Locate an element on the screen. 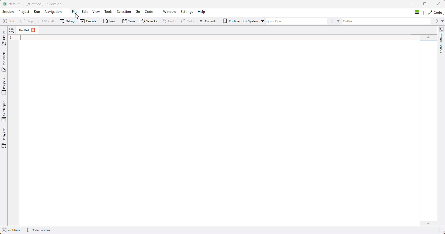 Image resolution: width=445 pixels, height=234 pixels. logo is located at coordinates (4, 4).